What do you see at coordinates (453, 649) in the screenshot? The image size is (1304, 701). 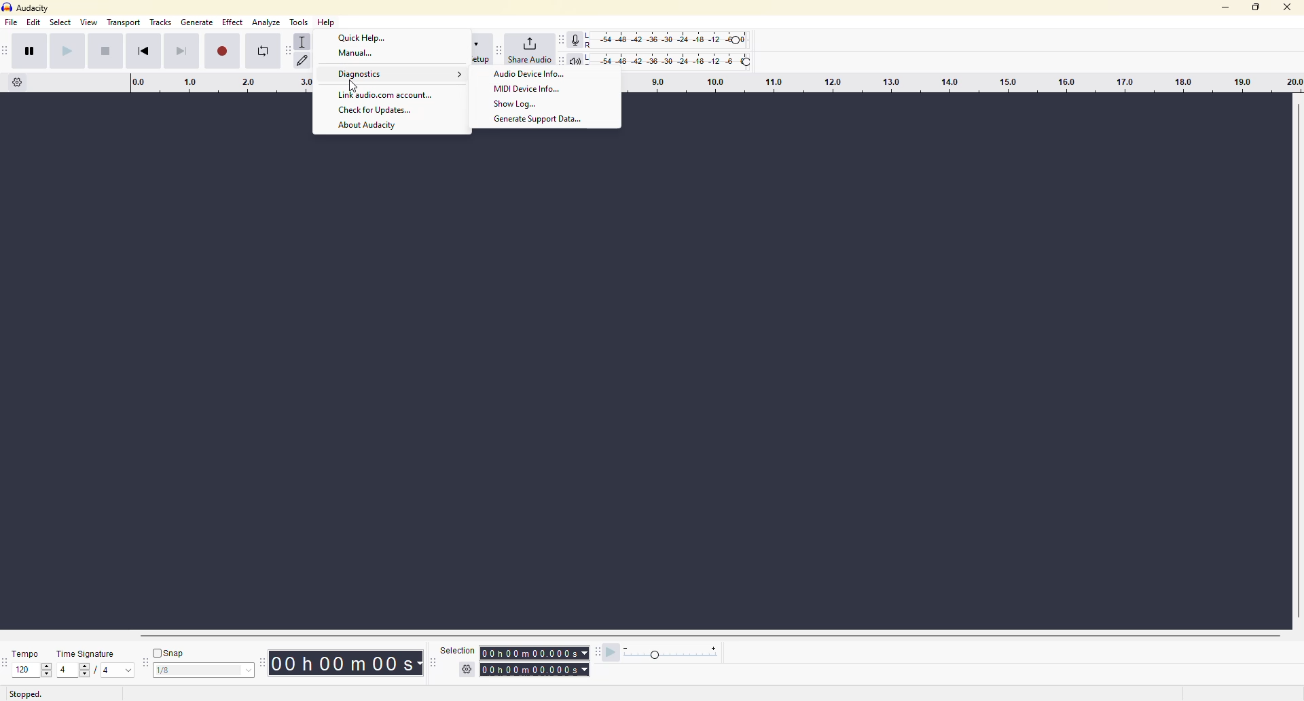 I see `selection` at bounding box center [453, 649].